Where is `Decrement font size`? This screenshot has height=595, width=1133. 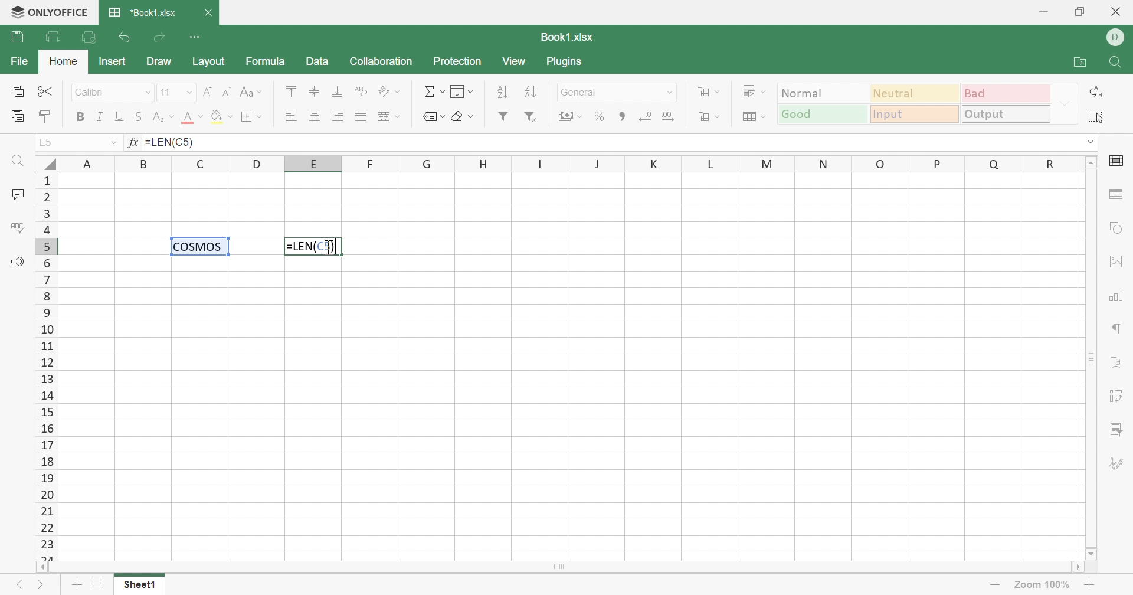 Decrement font size is located at coordinates (227, 91).